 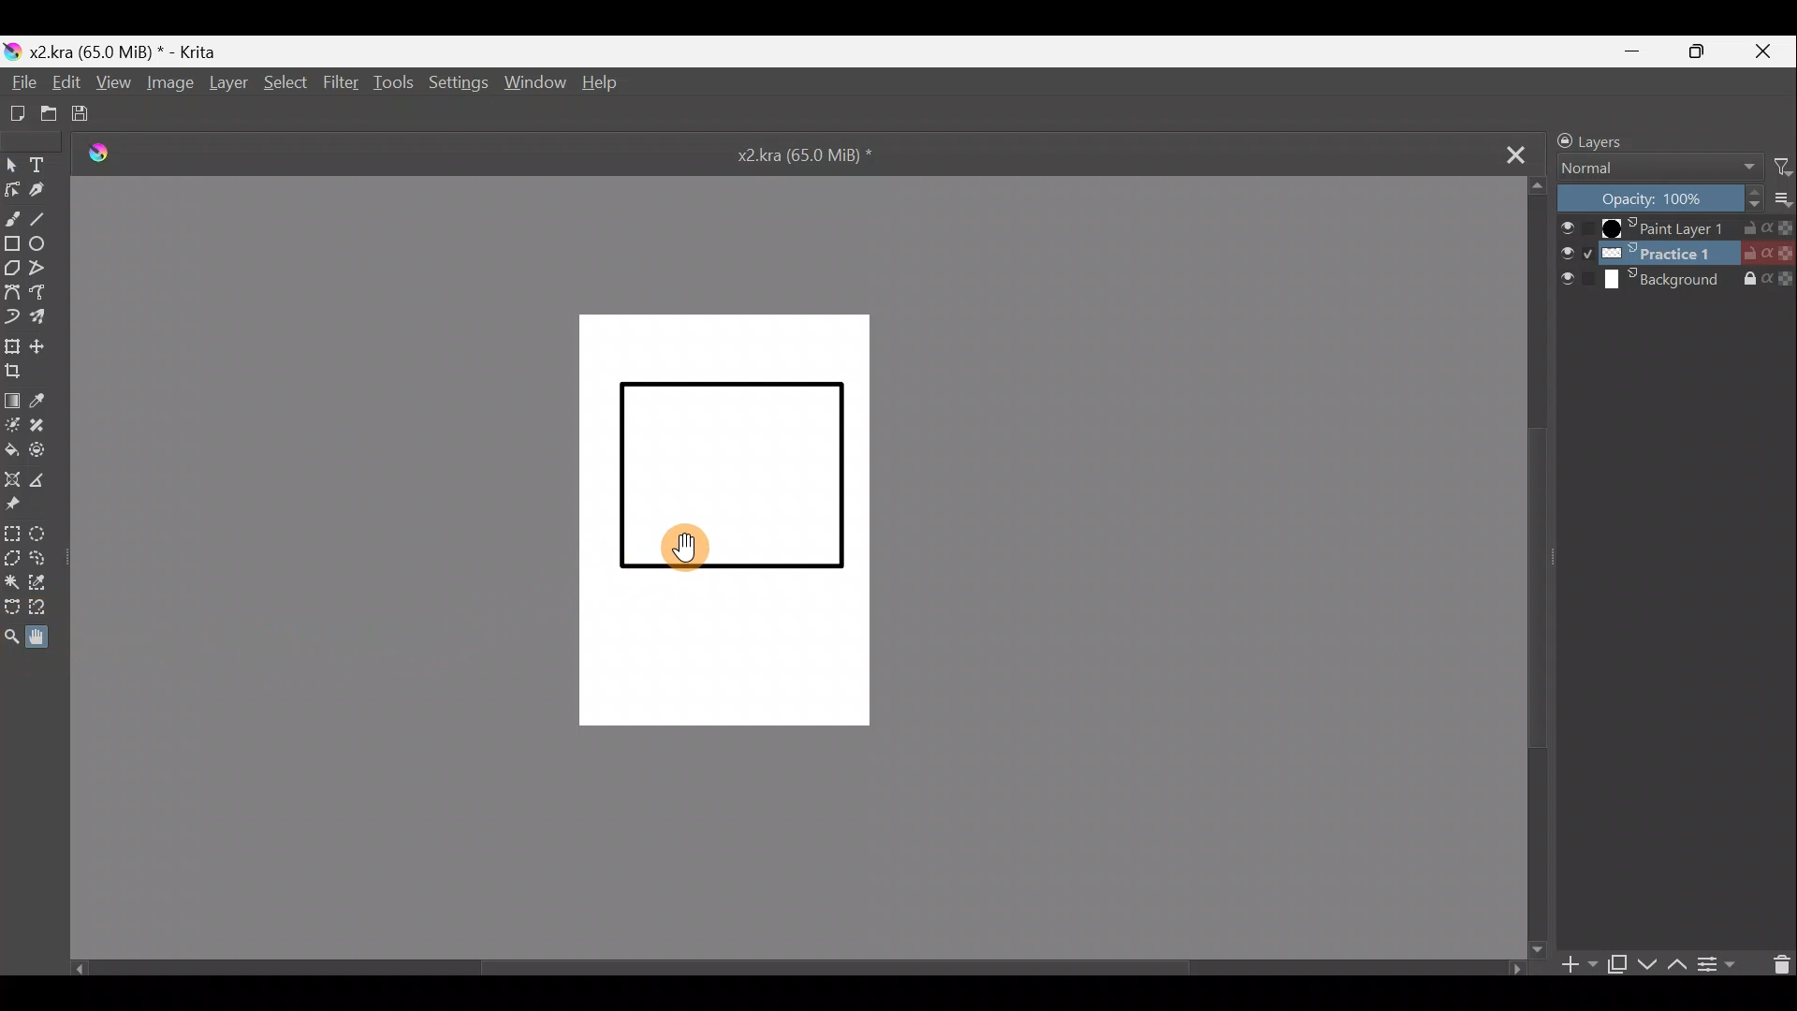 What do you see at coordinates (11, 423) in the screenshot?
I see `Colourise mask tool` at bounding box center [11, 423].